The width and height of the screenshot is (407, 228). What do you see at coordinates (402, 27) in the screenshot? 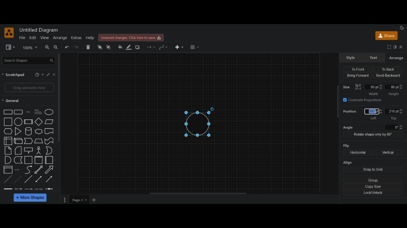
I see `appearance` at bounding box center [402, 27].